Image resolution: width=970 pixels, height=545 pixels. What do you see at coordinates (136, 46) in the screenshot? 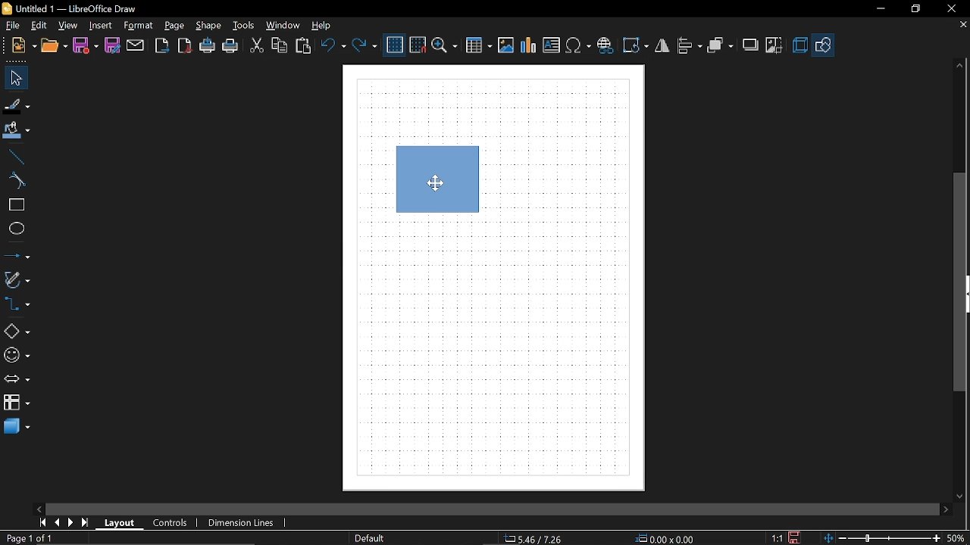
I see `Attach` at bounding box center [136, 46].